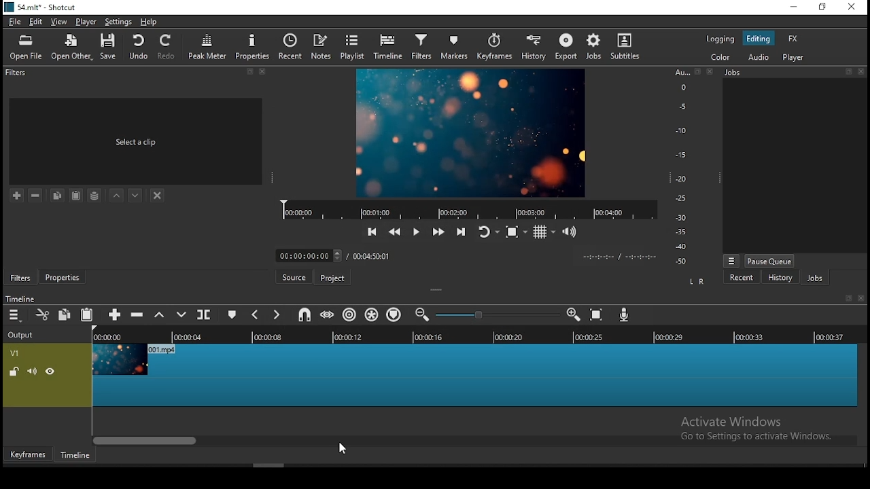  I want to click on toggle zoo, so click(516, 231).